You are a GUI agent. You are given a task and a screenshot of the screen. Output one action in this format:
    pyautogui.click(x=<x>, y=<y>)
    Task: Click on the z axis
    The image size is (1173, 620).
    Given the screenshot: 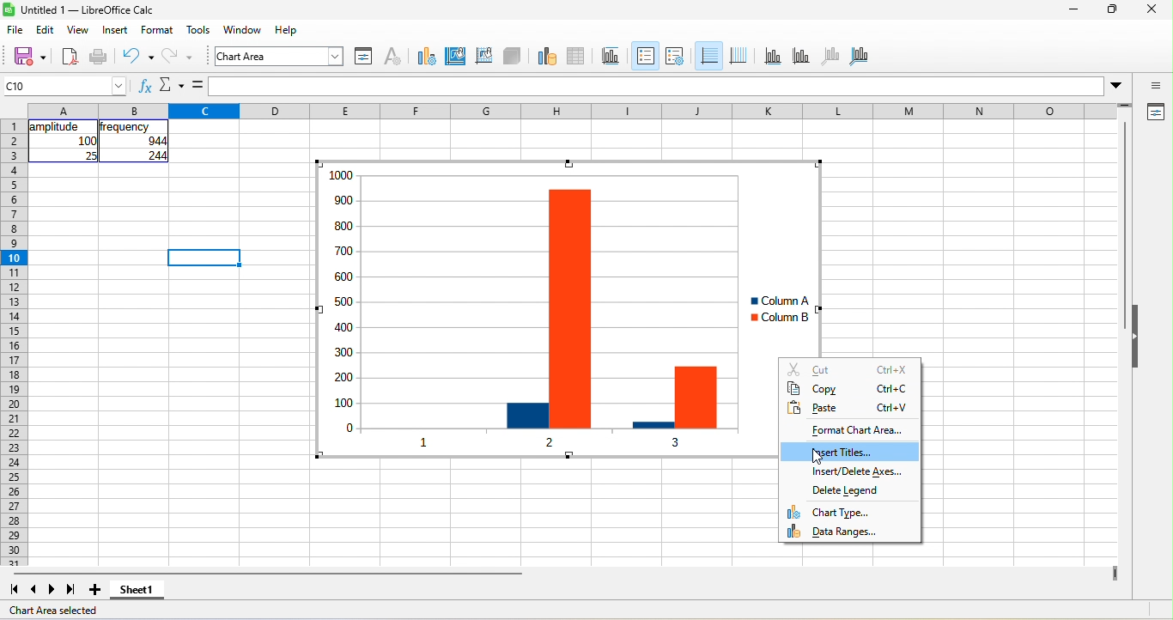 What is the action you would take?
    pyautogui.click(x=831, y=57)
    